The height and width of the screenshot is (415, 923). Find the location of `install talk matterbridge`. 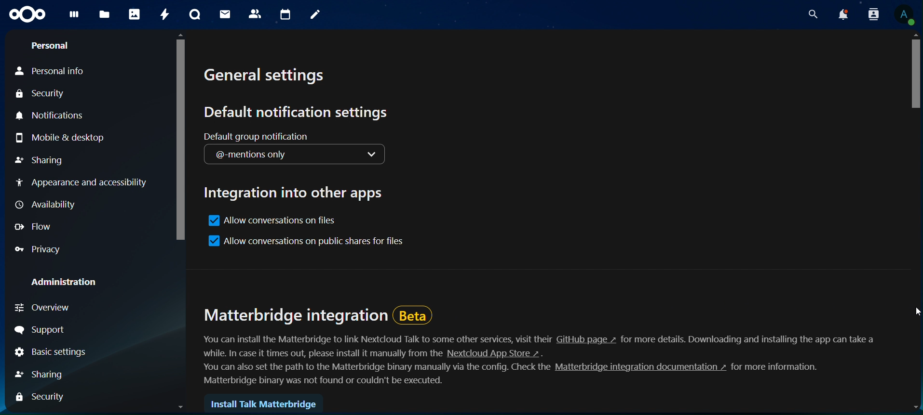

install talk matterbridge is located at coordinates (262, 404).